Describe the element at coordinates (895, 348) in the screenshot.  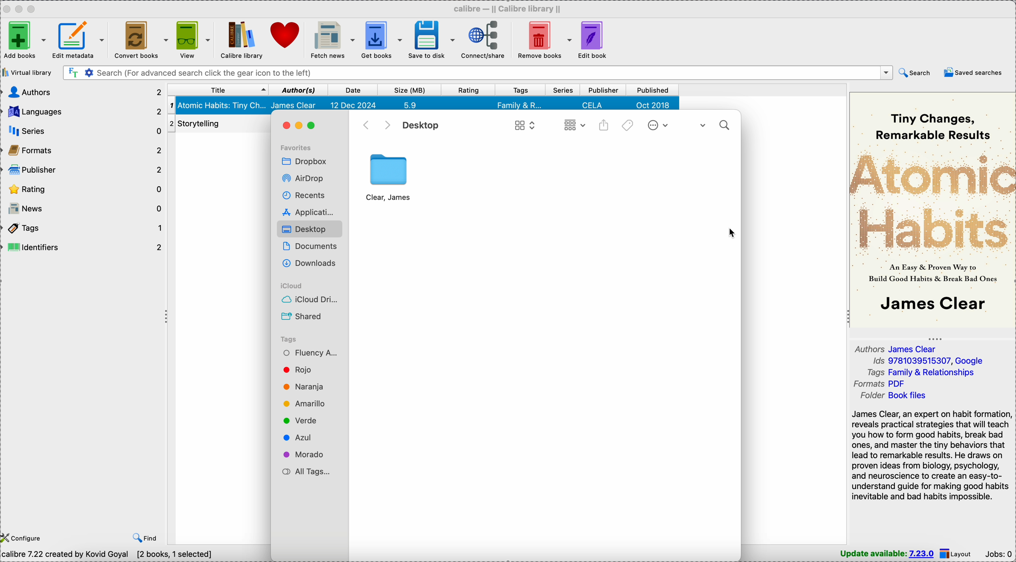
I see `author James Clear` at that location.